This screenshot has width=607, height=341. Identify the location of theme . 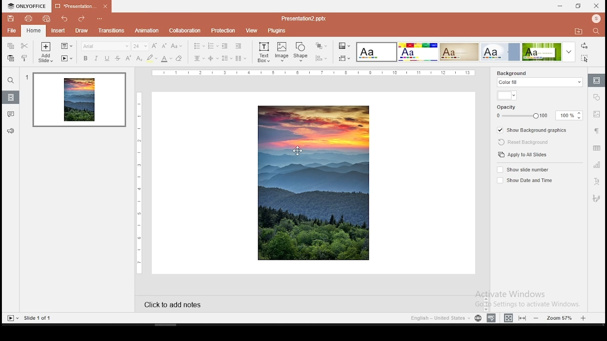
(501, 52).